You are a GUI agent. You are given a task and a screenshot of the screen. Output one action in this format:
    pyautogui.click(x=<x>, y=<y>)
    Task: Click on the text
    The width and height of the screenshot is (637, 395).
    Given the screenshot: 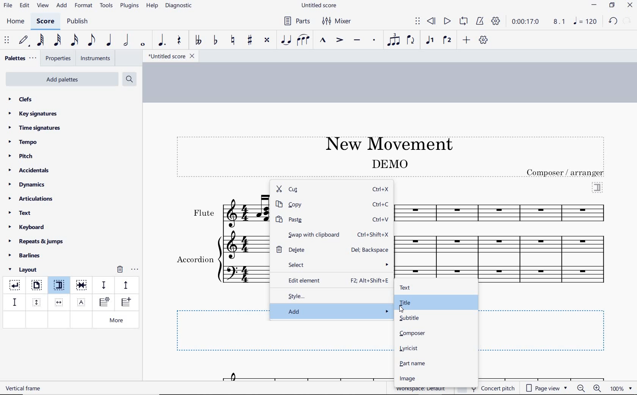 What is the action you would take?
    pyautogui.click(x=24, y=388)
    